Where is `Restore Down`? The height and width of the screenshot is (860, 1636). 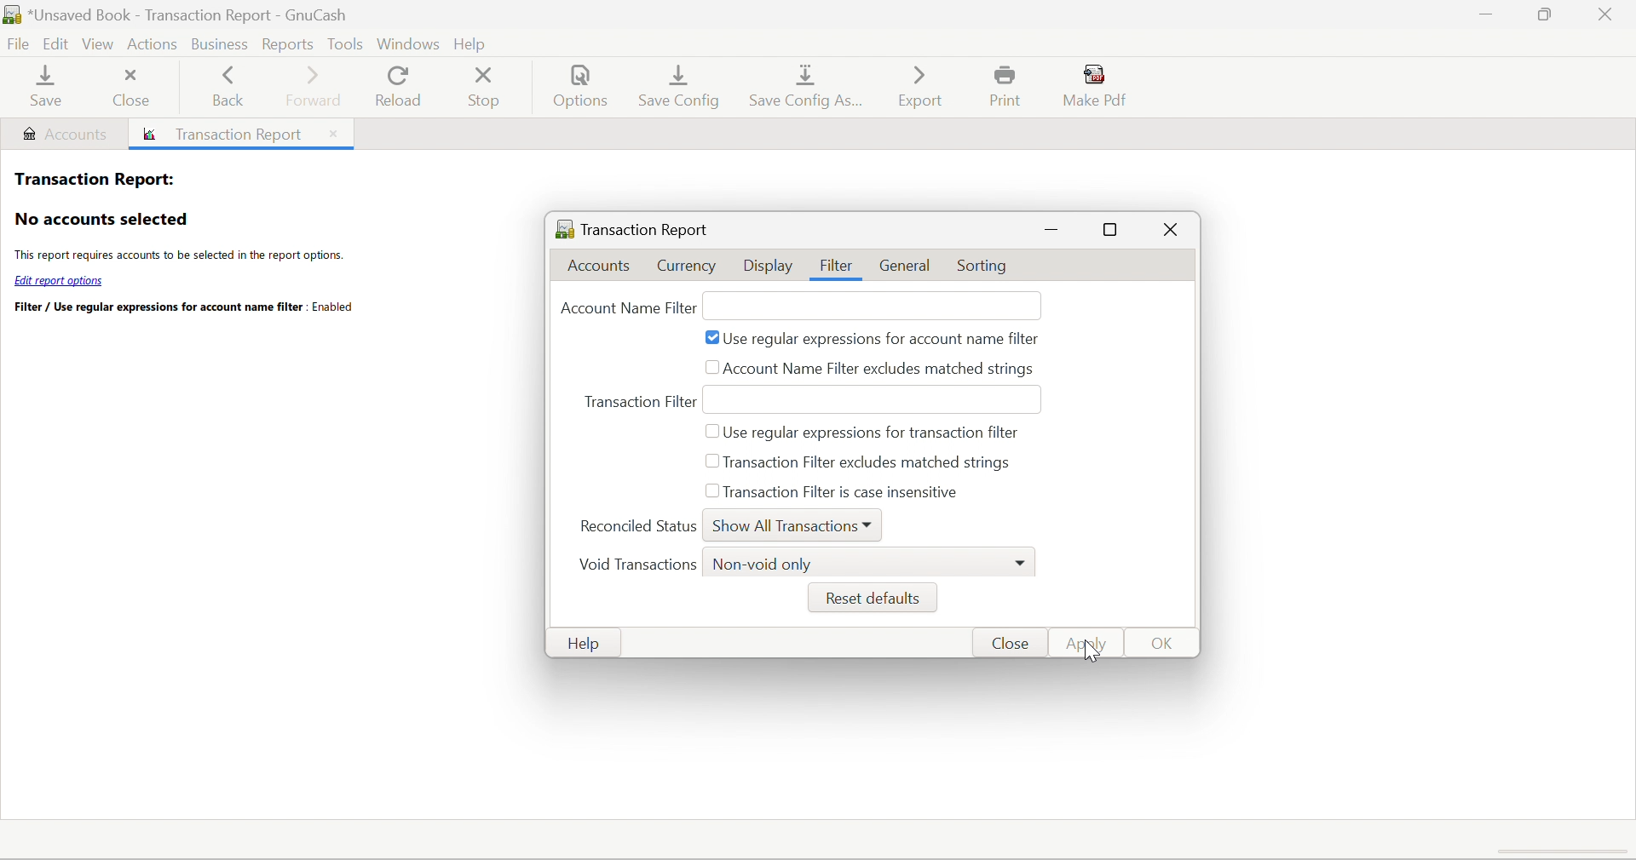 Restore Down is located at coordinates (1542, 15).